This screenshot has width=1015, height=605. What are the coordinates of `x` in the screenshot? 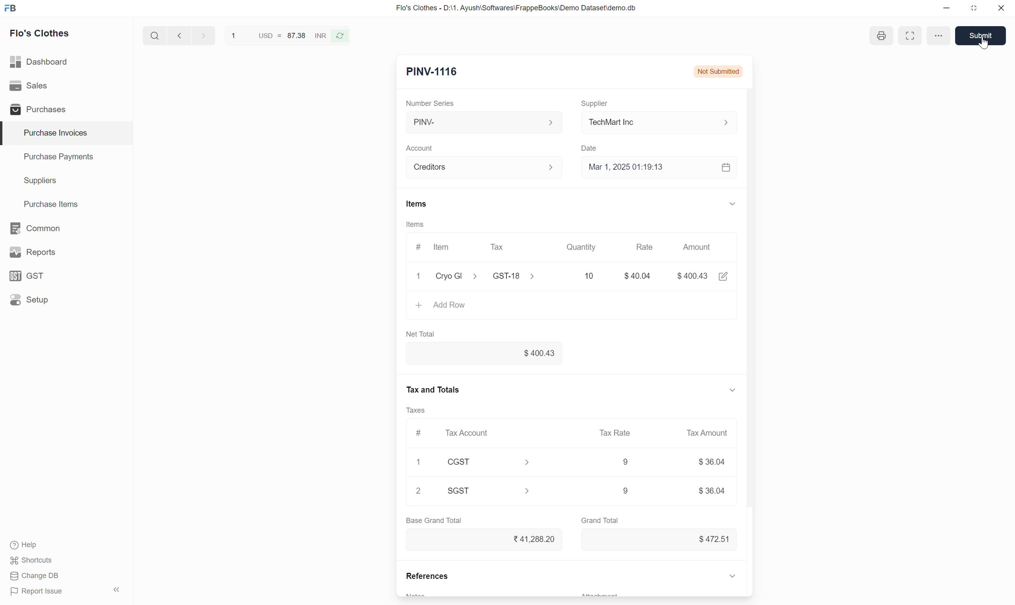 It's located at (419, 277).